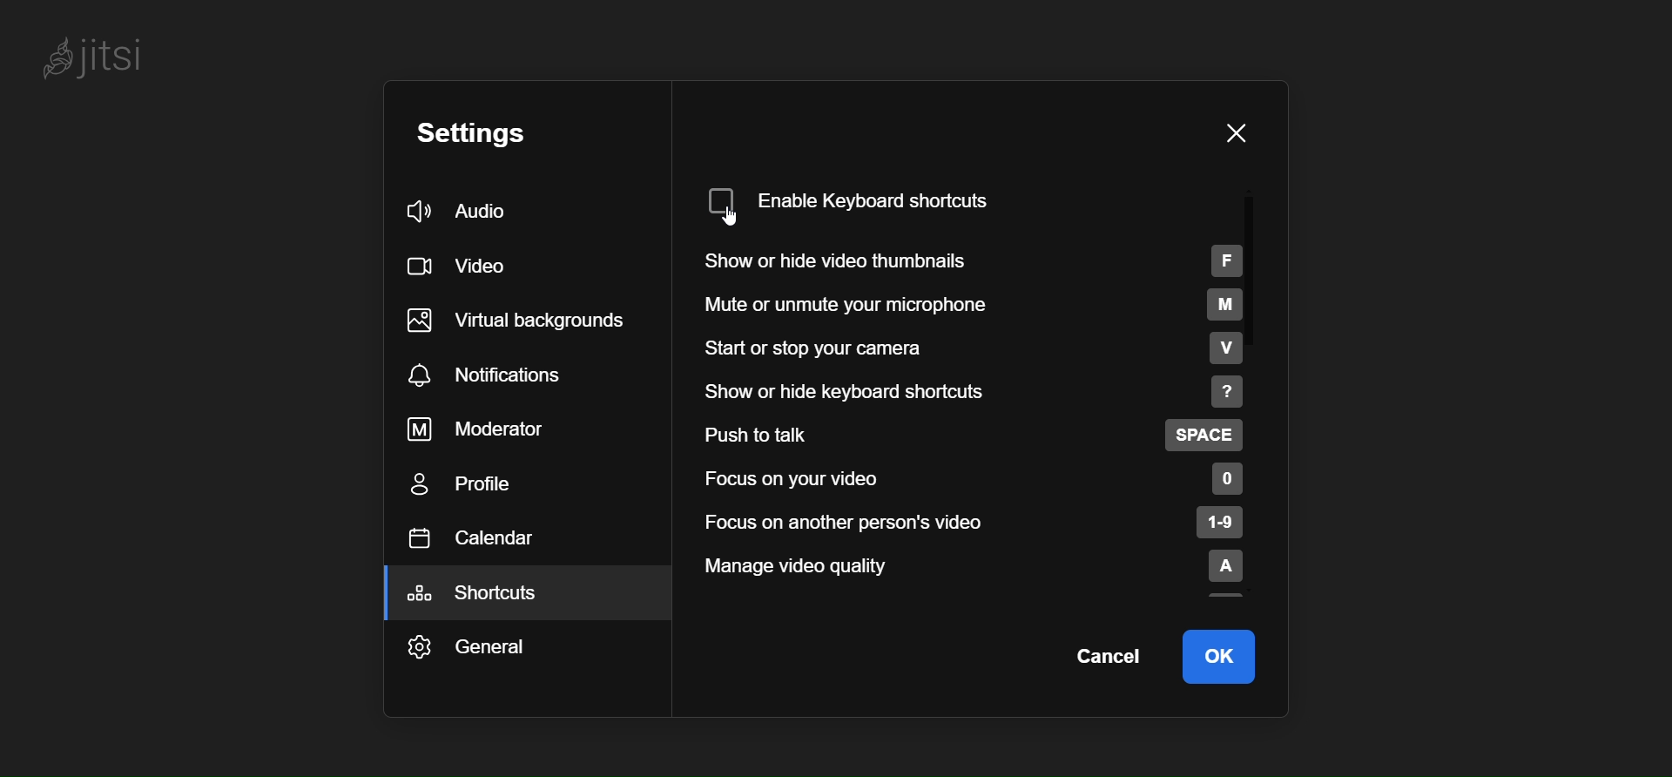  Describe the element at coordinates (496, 539) in the screenshot. I see `calendar` at that location.